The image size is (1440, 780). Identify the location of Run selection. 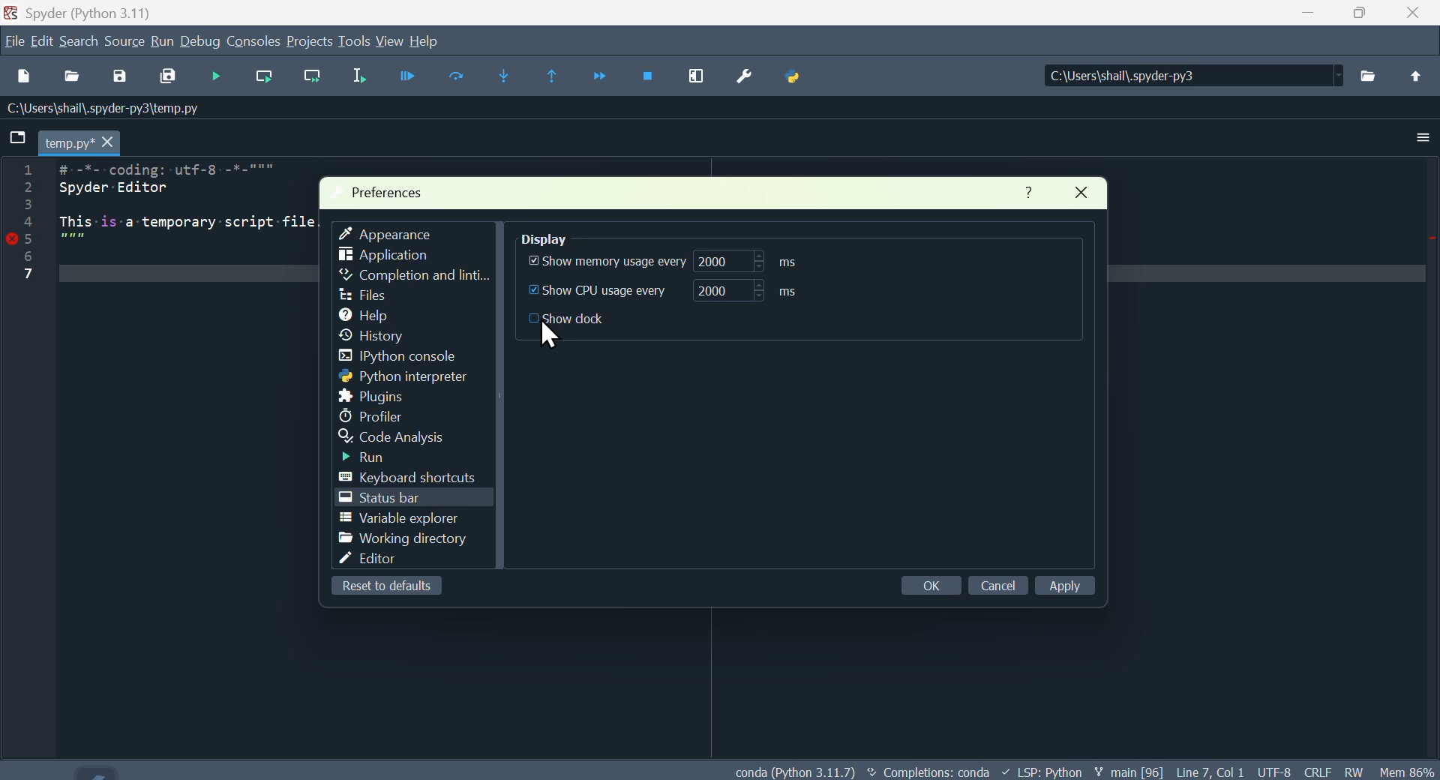
(361, 79).